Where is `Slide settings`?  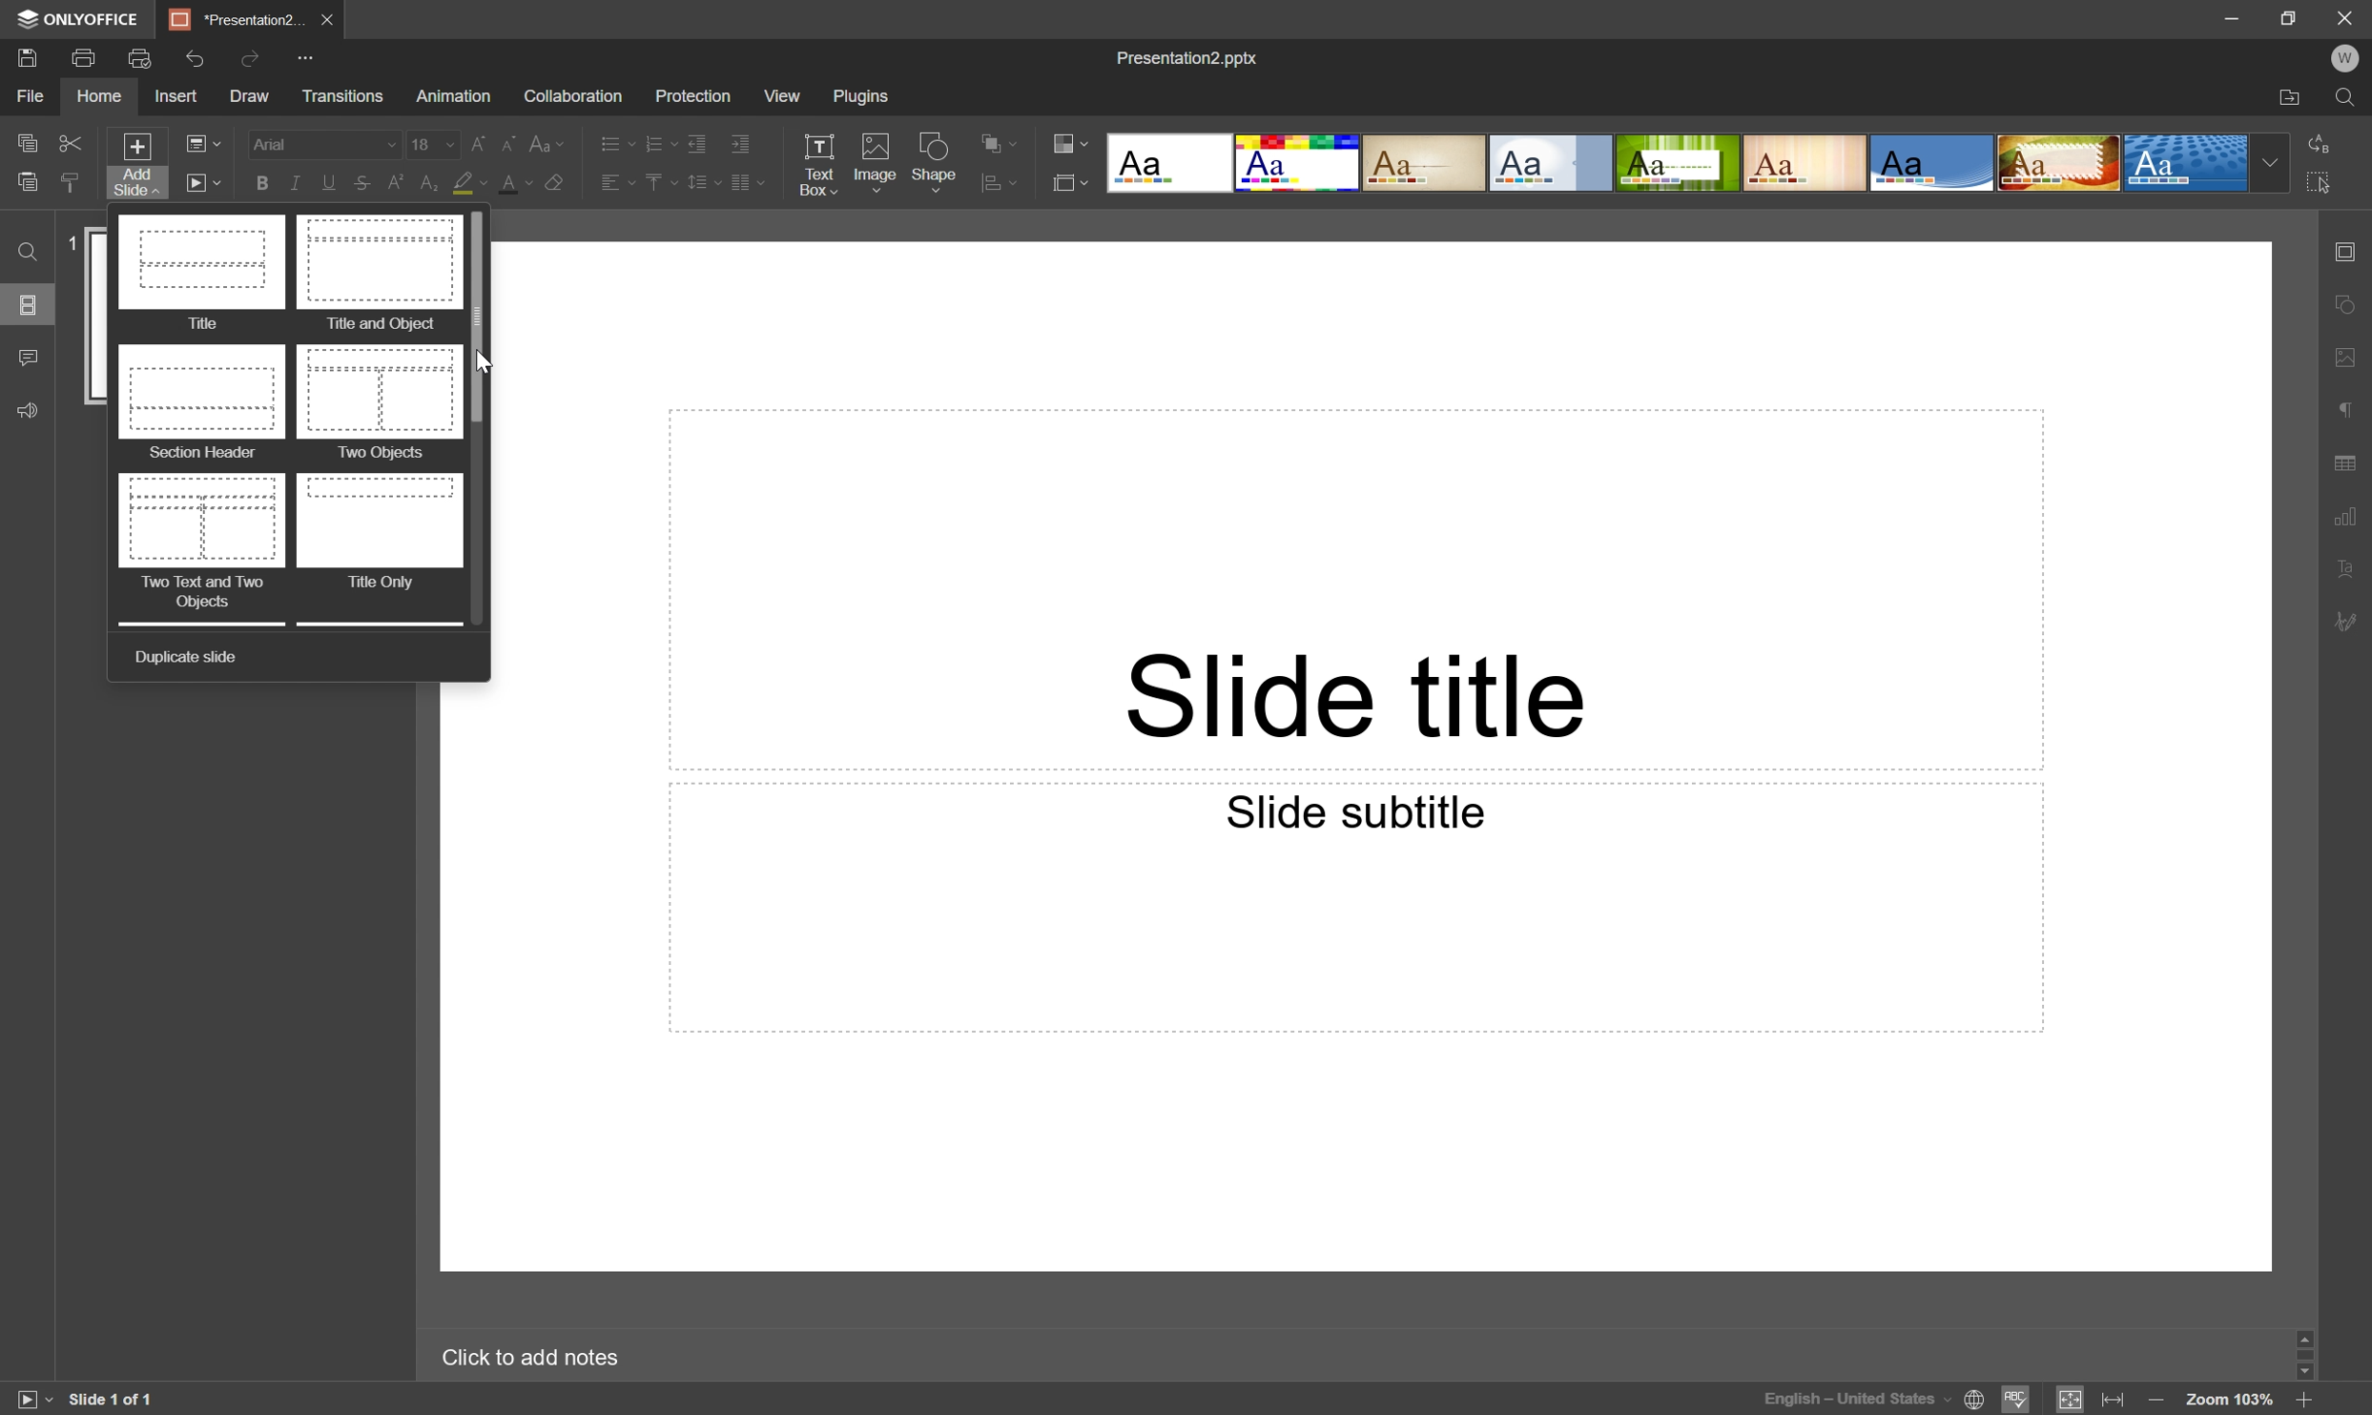 Slide settings is located at coordinates (2351, 247).